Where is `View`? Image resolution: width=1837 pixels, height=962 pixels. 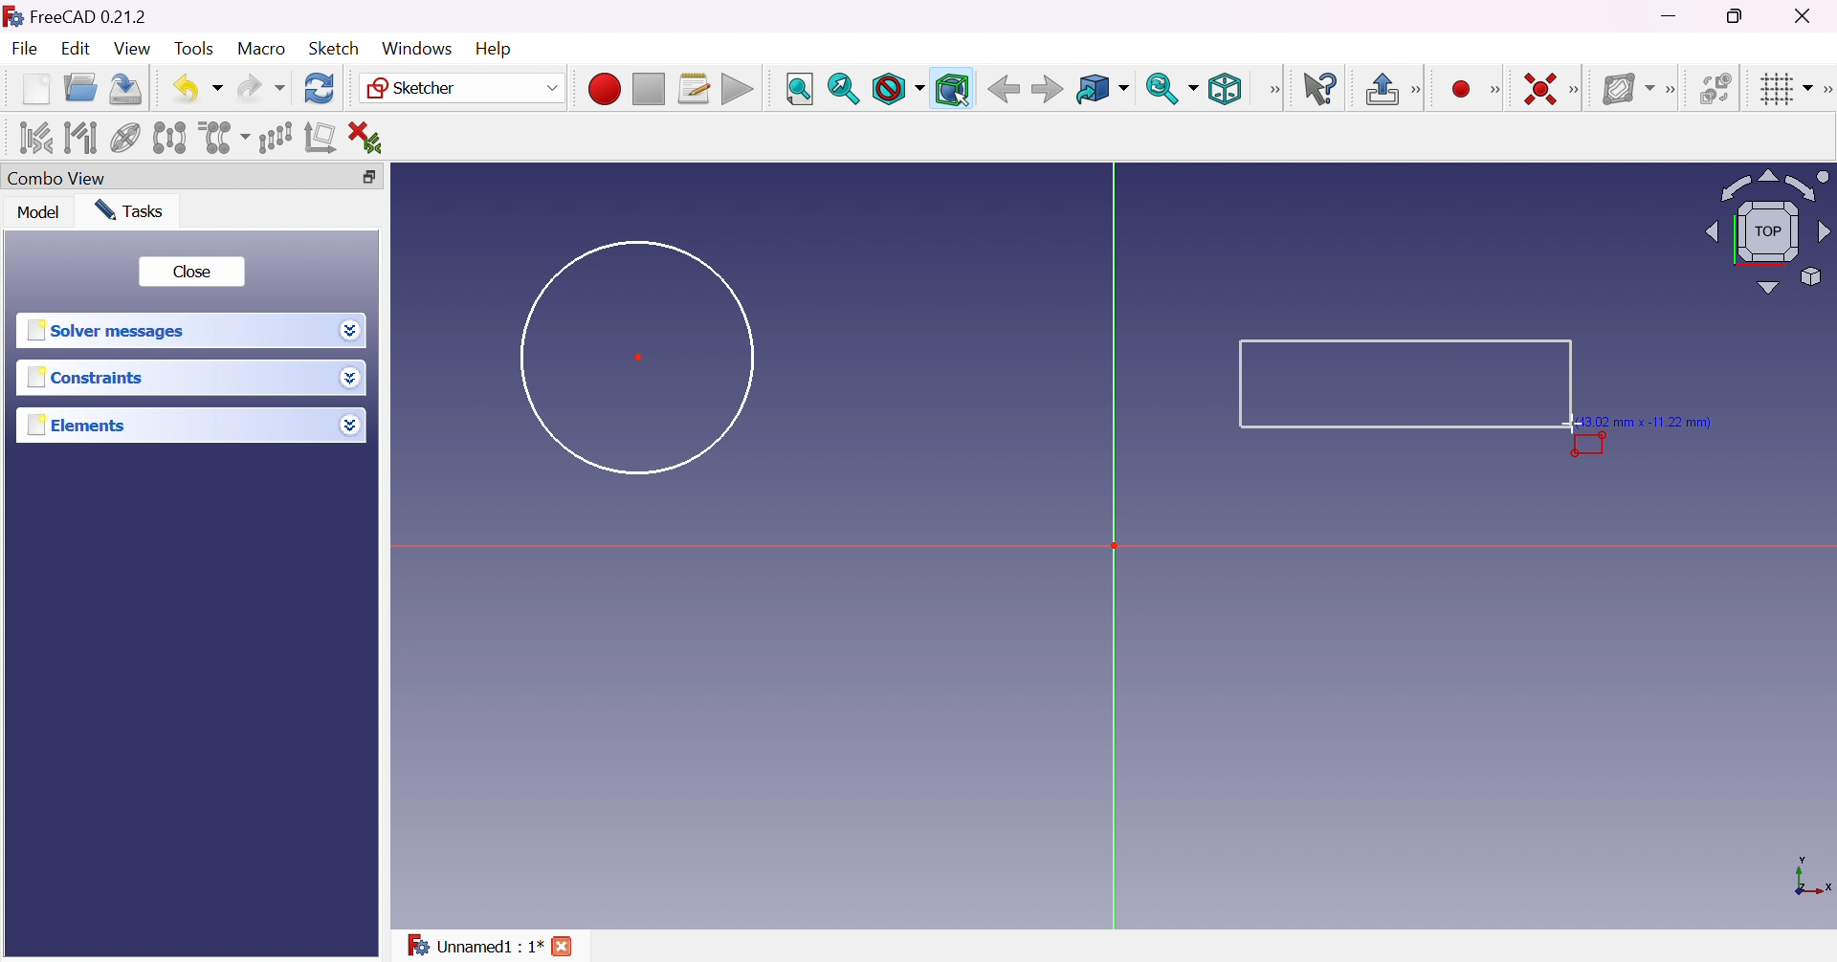 View is located at coordinates (1275, 89).